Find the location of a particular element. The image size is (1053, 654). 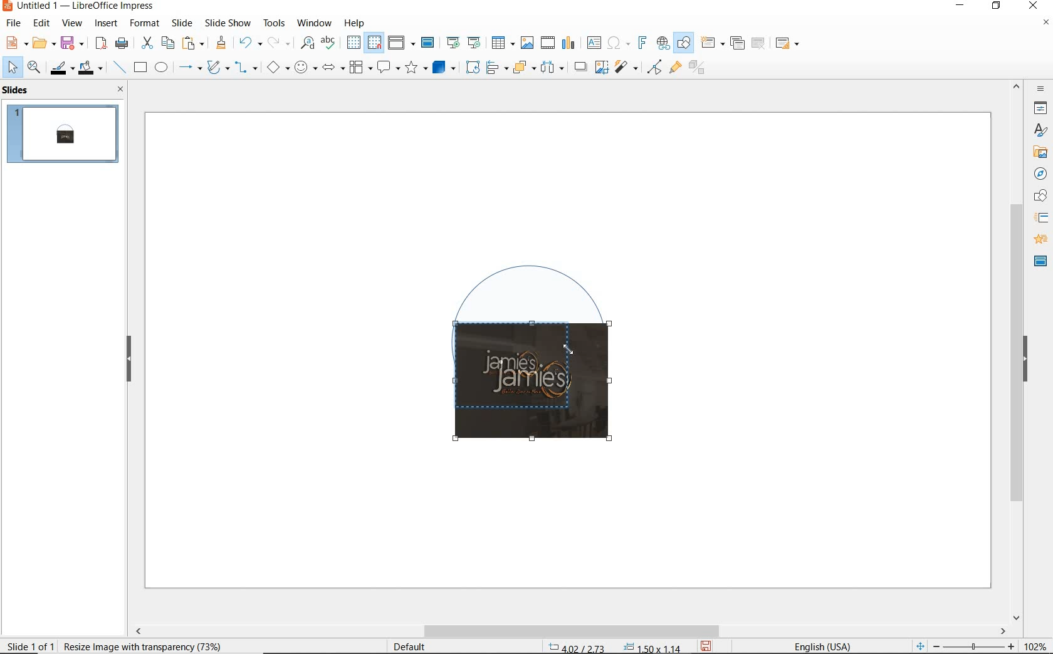

cut is located at coordinates (145, 43).